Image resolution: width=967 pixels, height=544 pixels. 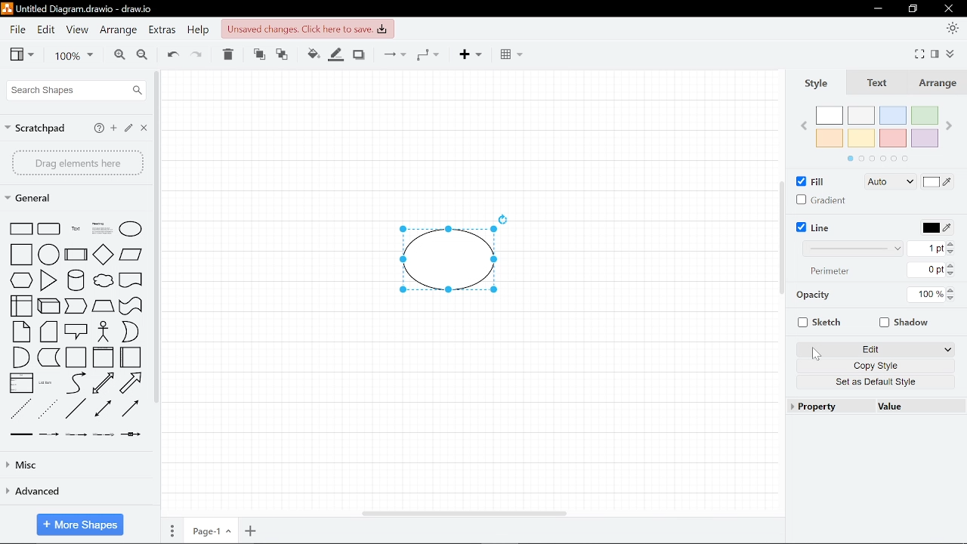 What do you see at coordinates (76, 255) in the screenshot?
I see `process` at bounding box center [76, 255].